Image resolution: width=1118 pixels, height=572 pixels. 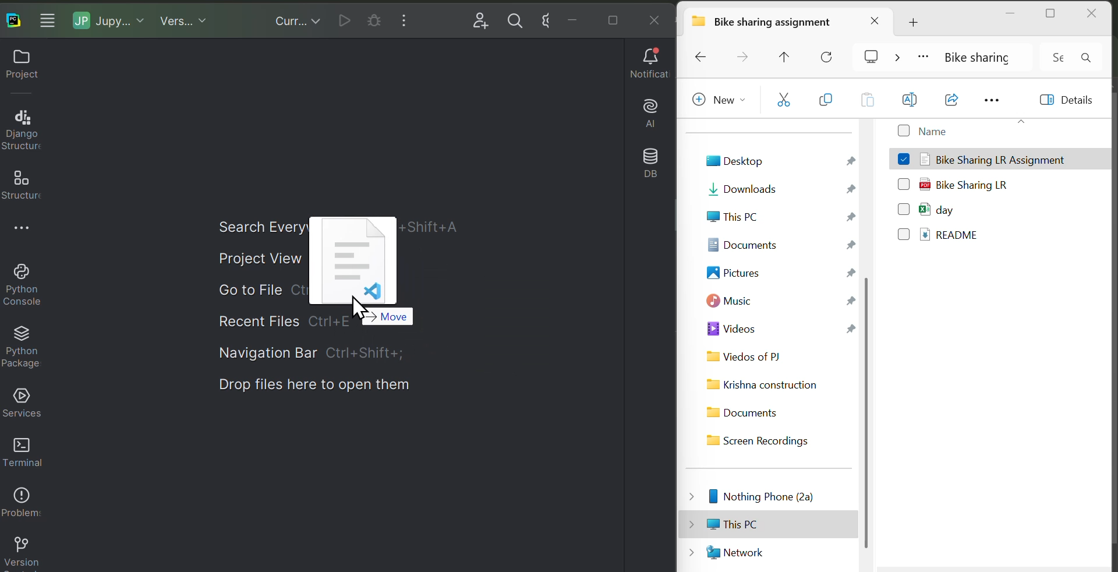 I want to click on Screen Recordings, so click(x=766, y=440).